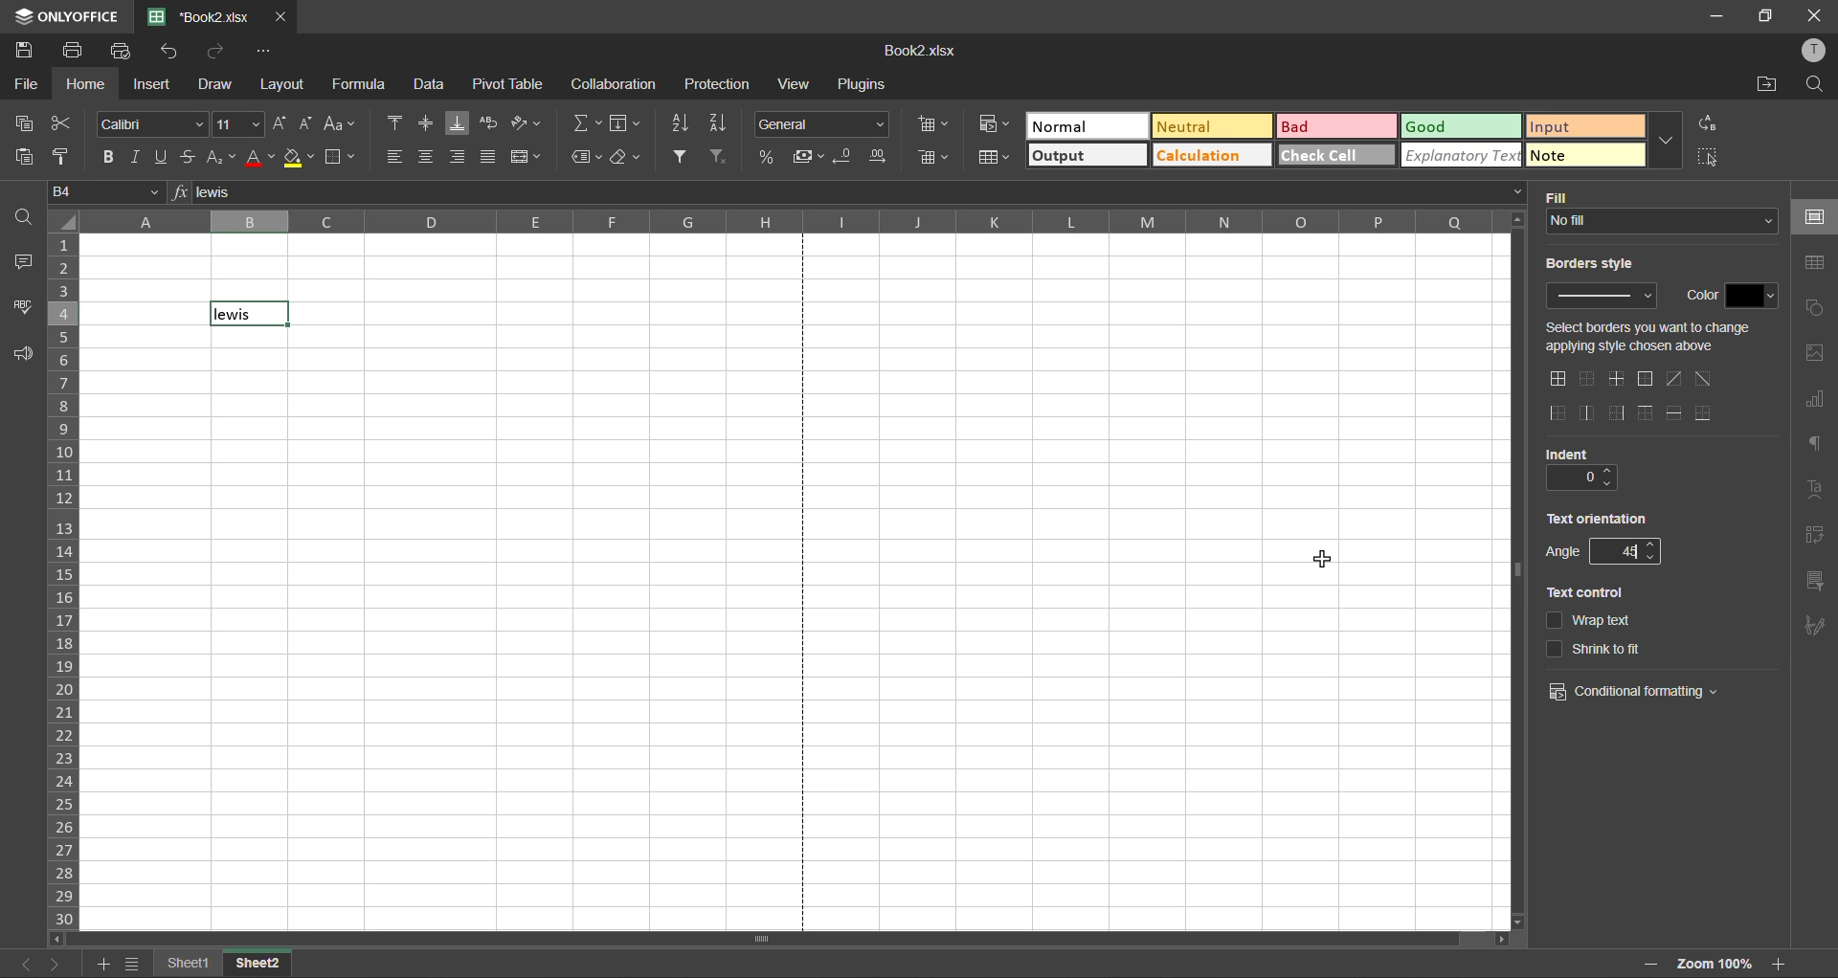 The width and height of the screenshot is (1838, 978). Describe the element at coordinates (162, 158) in the screenshot. I see `underline` at that location.